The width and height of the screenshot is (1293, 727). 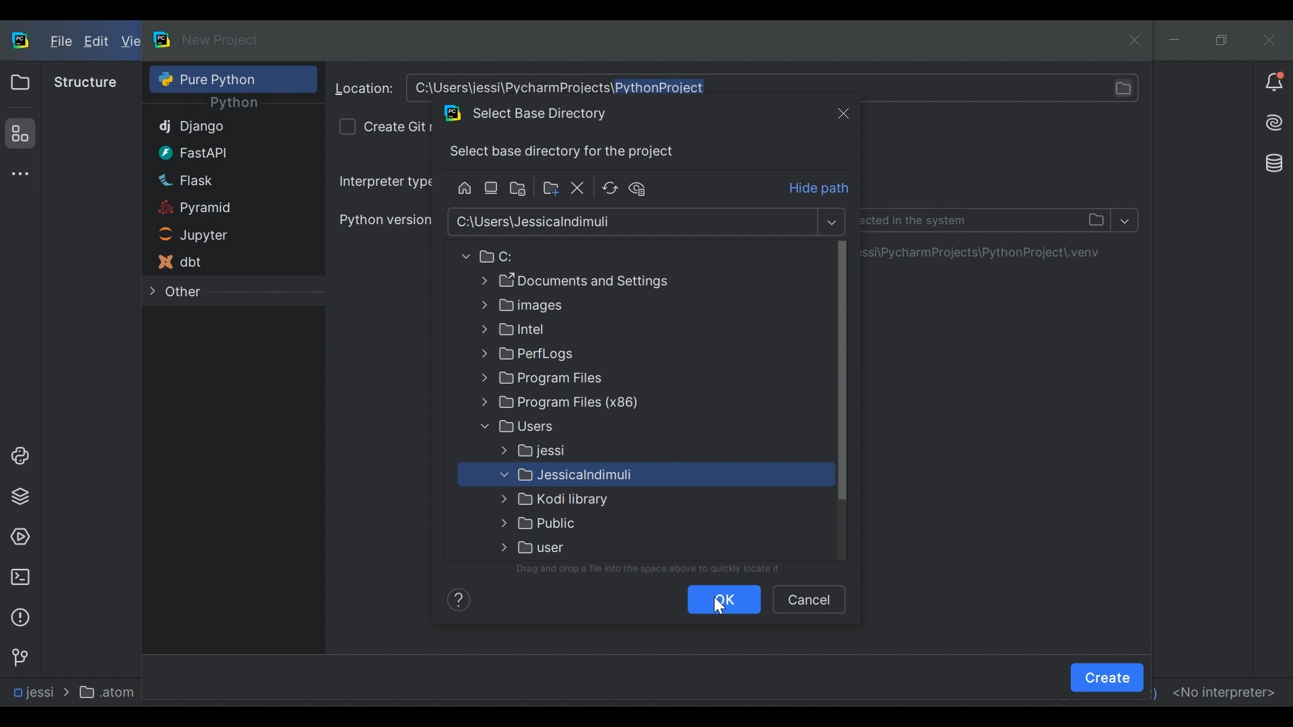 What do you see at coordinates (22, 42) in the screenshot?
I see `PyCharm Desktop Icon` at bounding box center [22, 42].